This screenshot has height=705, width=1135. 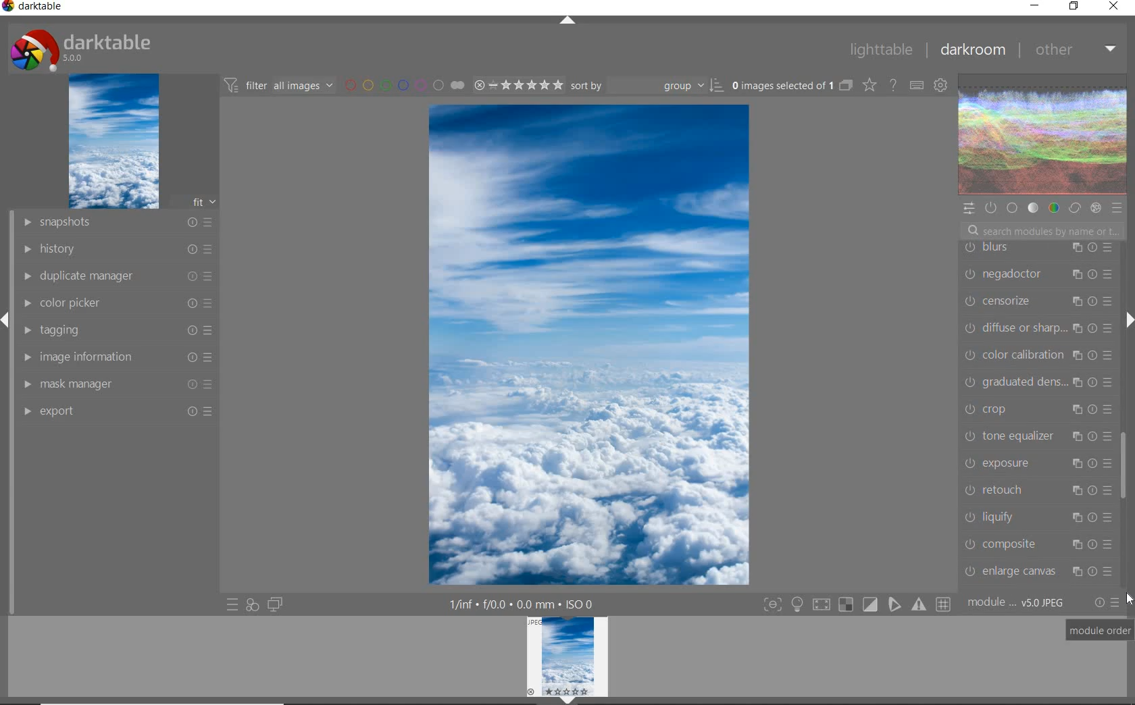 What do you see at coordinates (1034, 5) in the screenshot?
I see `MINIMIZE` at bounding box center [1034, 5].